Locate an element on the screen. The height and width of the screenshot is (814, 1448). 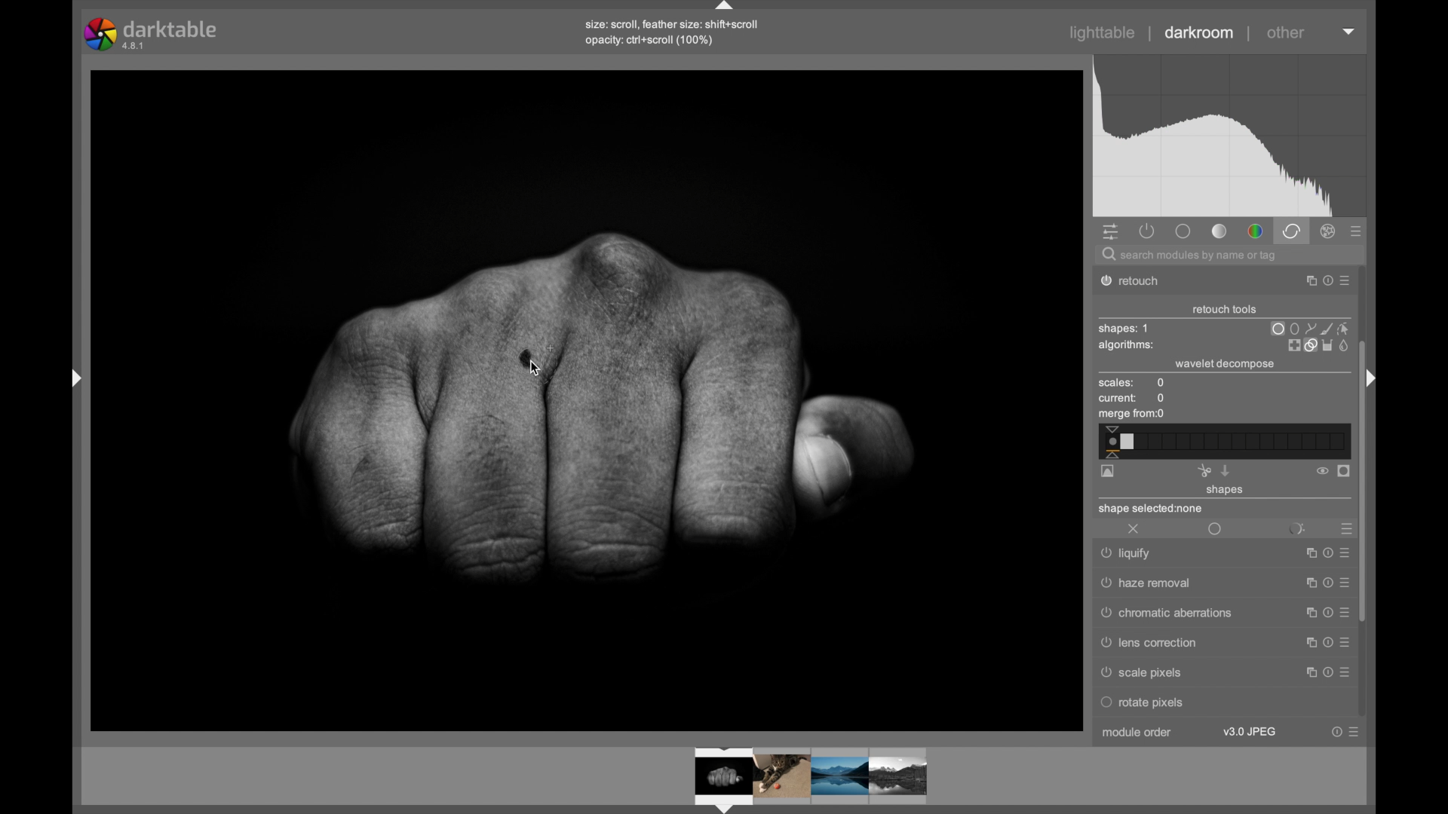
scroll box is located at coordinates (1364, 480).